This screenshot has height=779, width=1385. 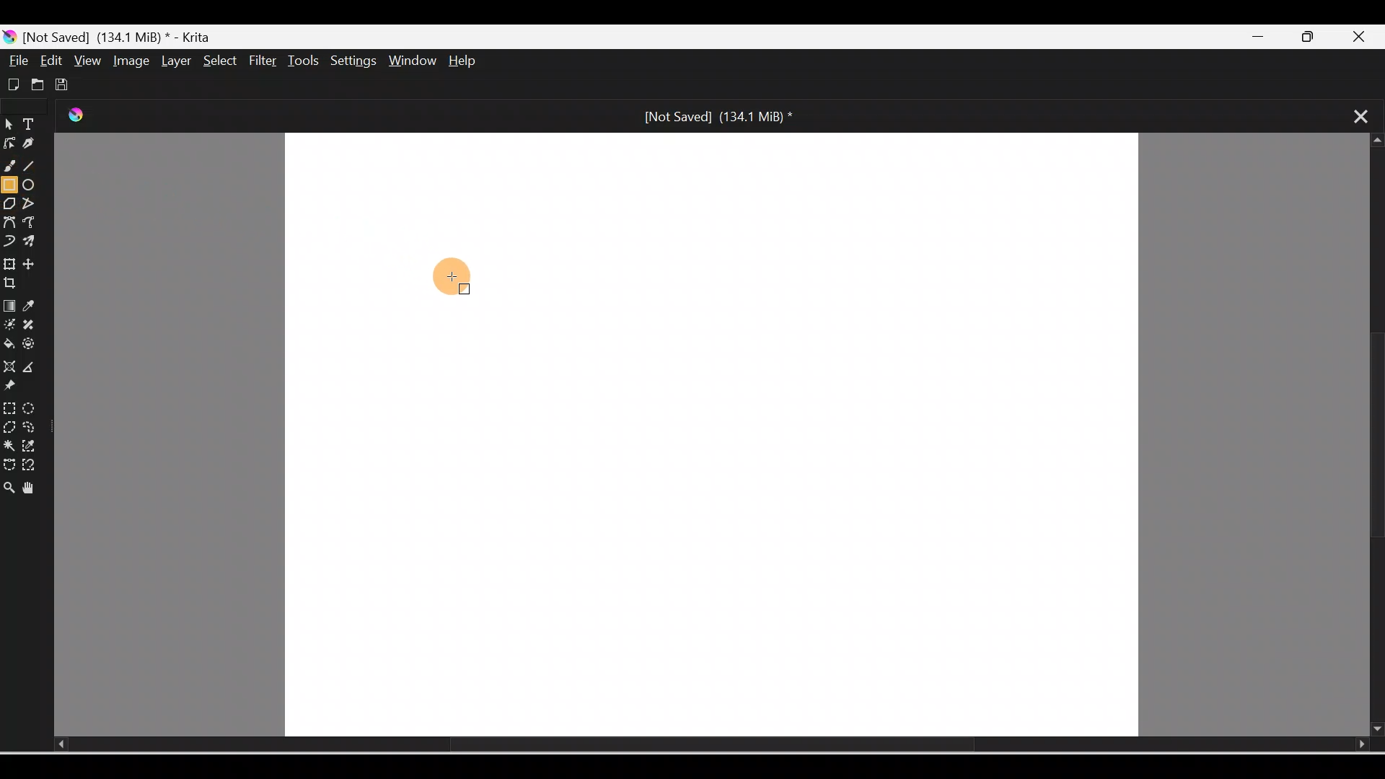 I want to click on Line, so click(x=34, y=168).